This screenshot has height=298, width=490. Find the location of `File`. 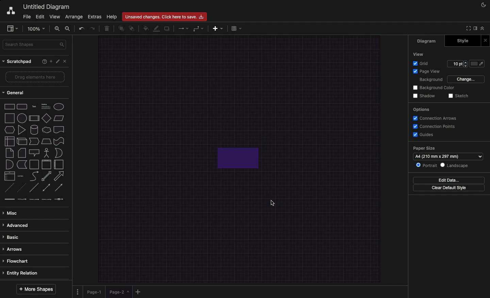

File is located at coordinates (27, 16).